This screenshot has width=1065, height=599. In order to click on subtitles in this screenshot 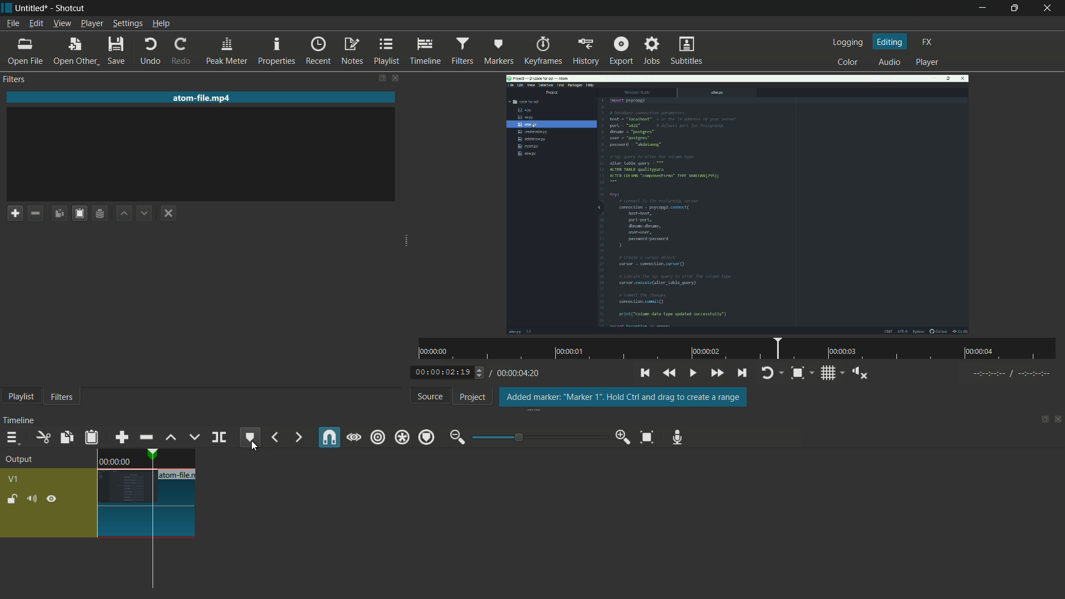, I will do `click(687, 52)`.